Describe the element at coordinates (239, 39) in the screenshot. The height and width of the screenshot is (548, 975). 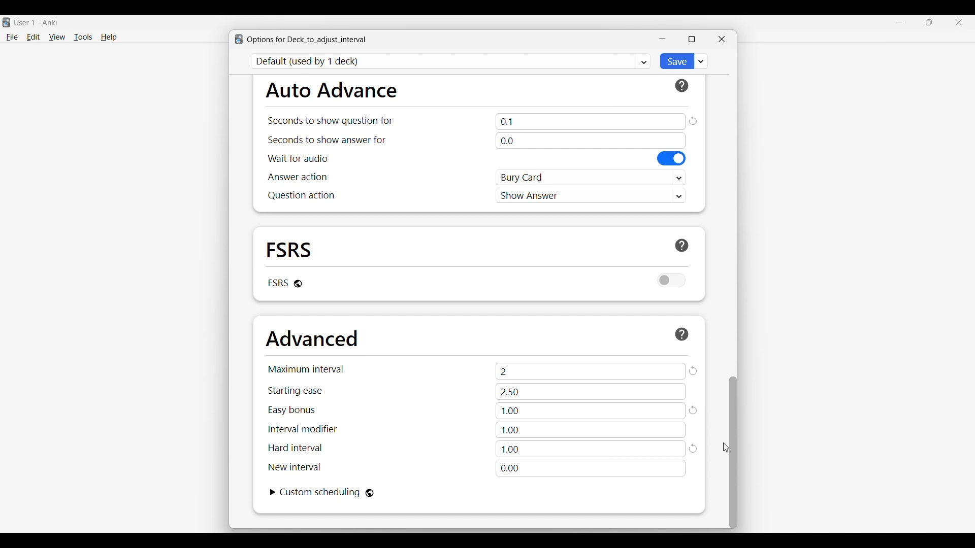
I see `Software logo` at that location.